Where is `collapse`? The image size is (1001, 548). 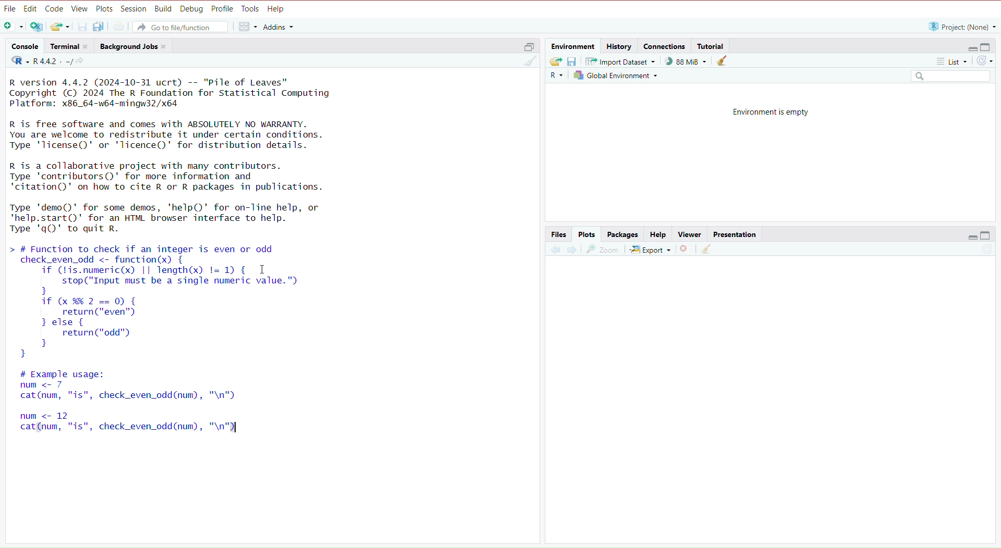 collapse is located at coordinates (987, 235).